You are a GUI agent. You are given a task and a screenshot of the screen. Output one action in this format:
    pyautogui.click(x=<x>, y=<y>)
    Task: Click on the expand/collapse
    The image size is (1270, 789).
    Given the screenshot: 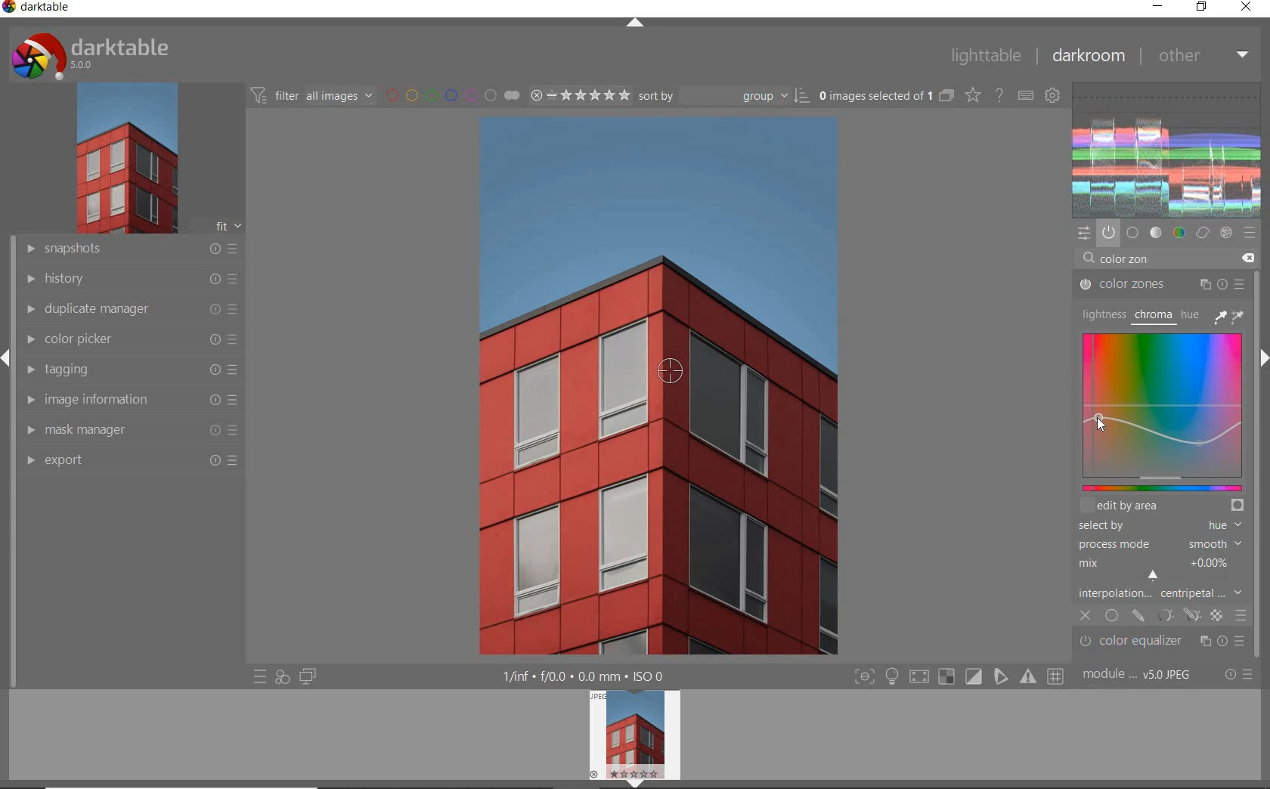 What is the action you would take?
    pyautogui.click(x=1262, y=357)
    